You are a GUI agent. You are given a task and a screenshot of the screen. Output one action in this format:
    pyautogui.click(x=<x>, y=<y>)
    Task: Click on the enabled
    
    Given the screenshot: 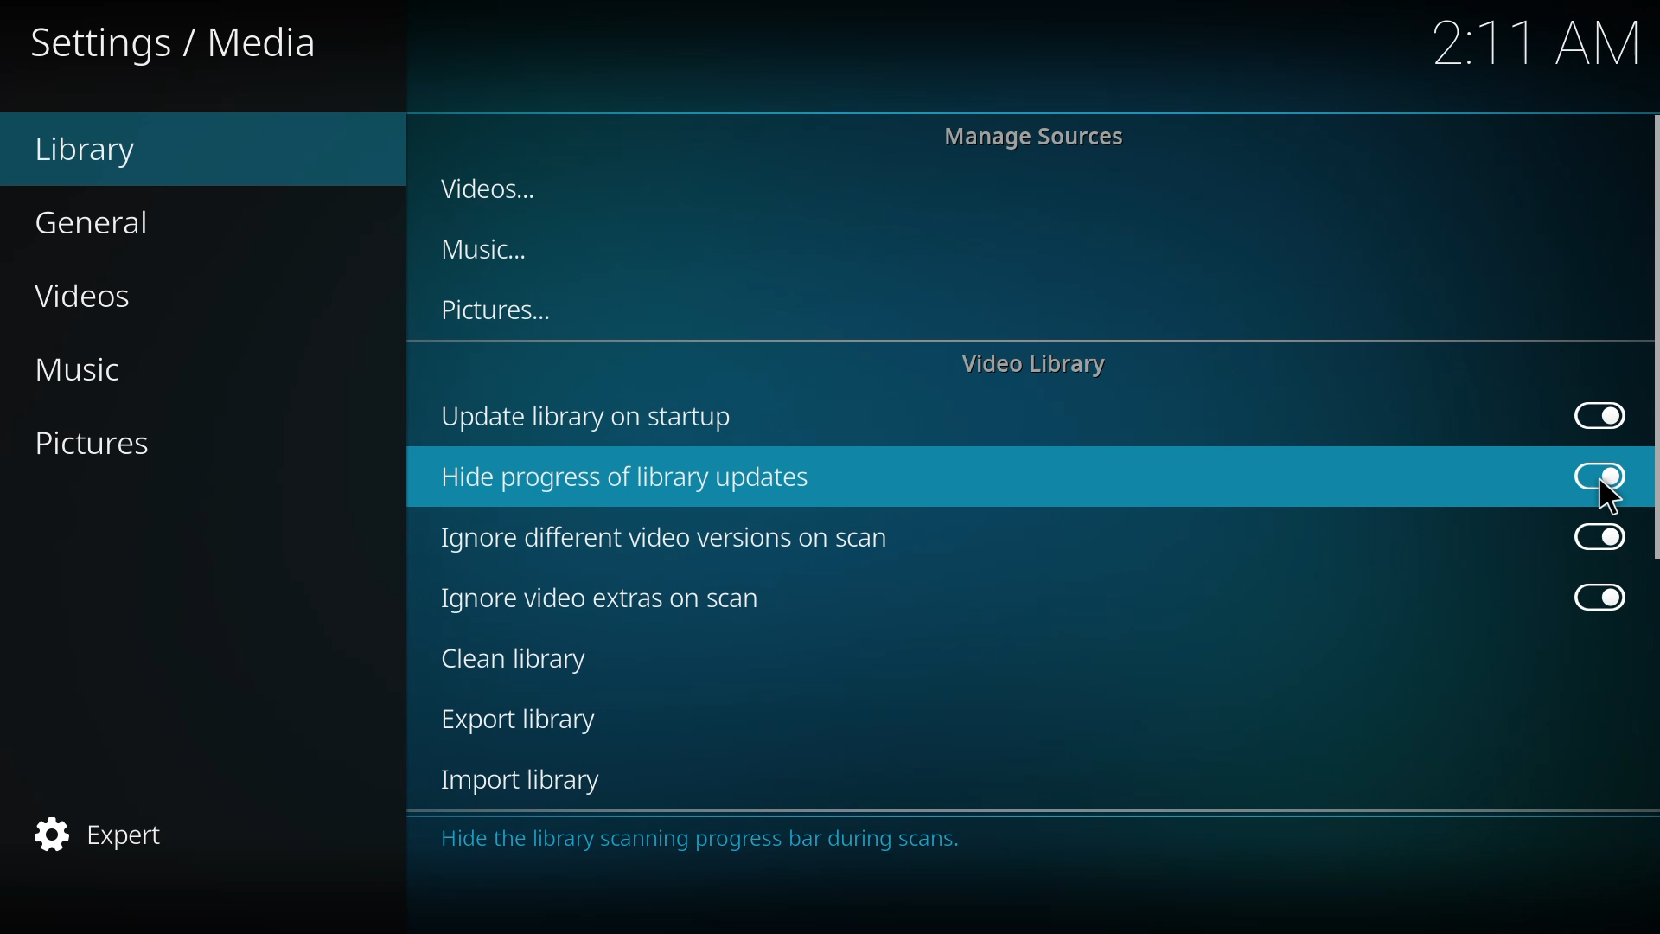 What is the action you would take?
    pyautogui.click(x=1595, y=537)
    